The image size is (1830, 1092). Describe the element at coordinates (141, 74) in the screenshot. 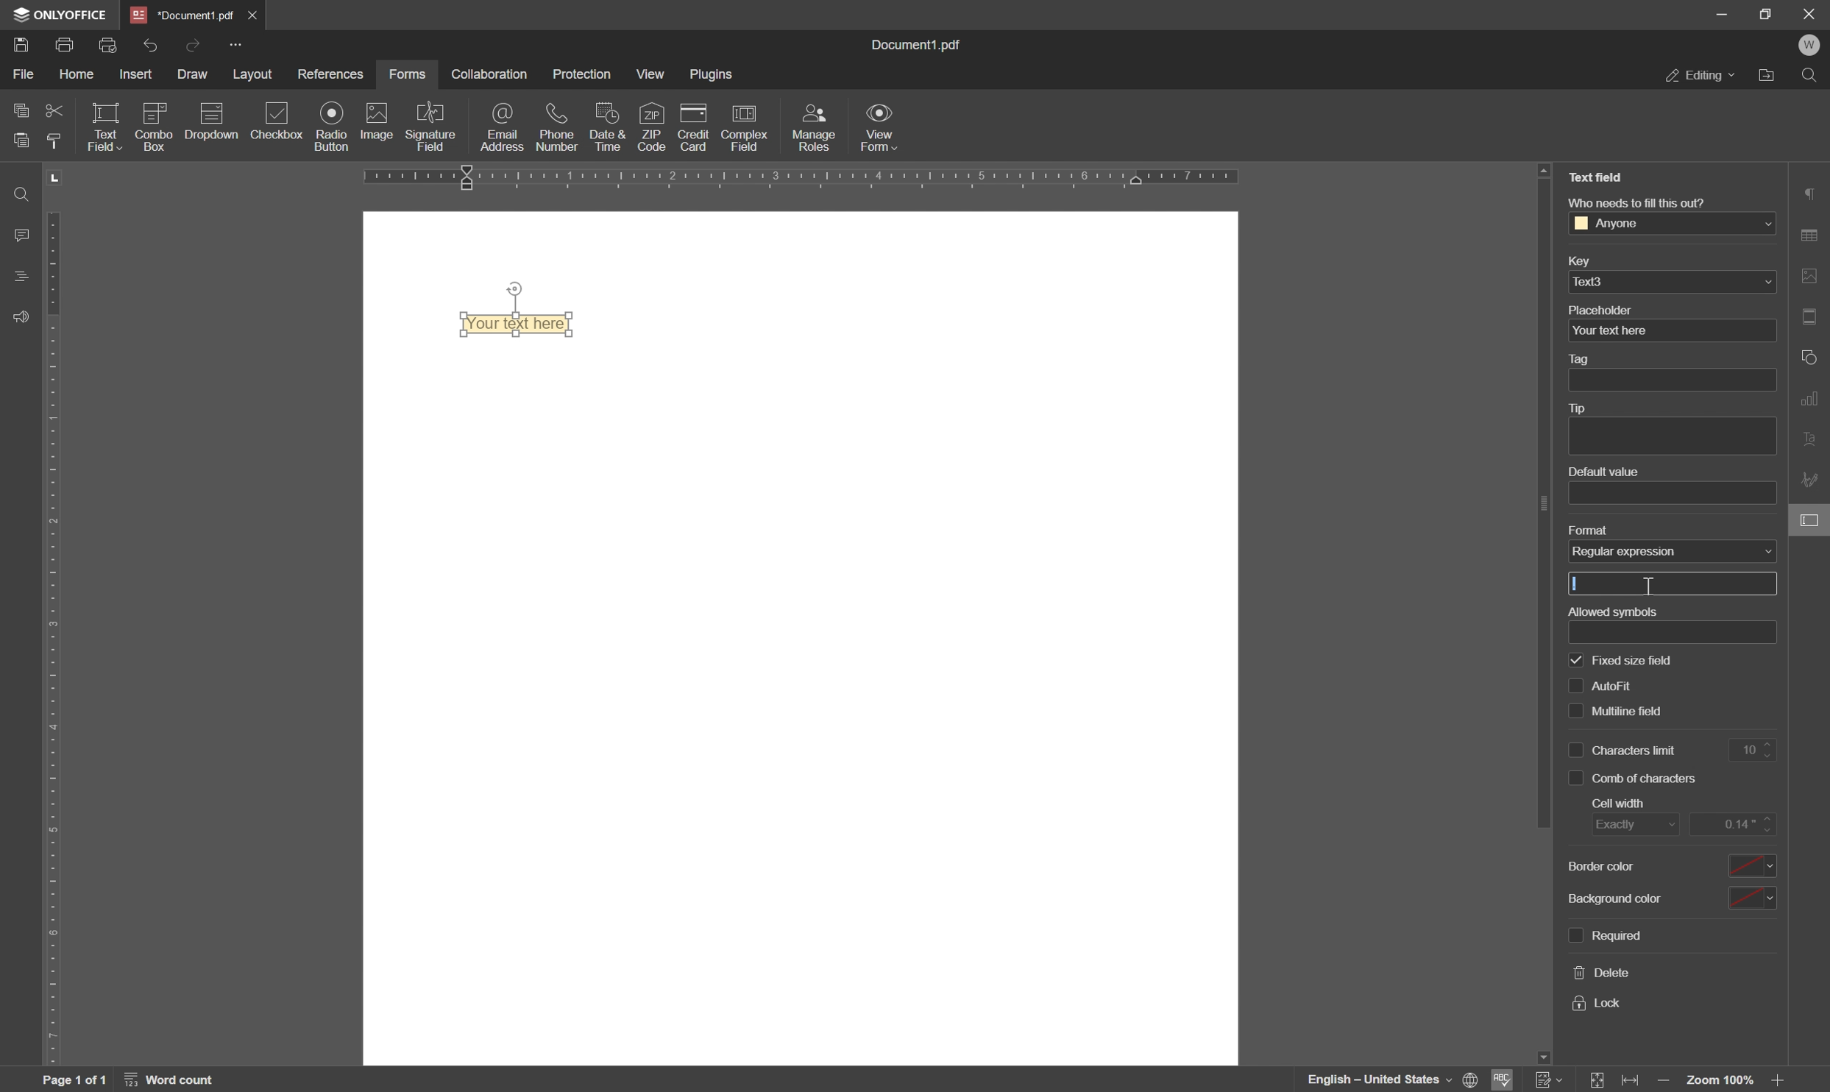

I see `insert` at that location.